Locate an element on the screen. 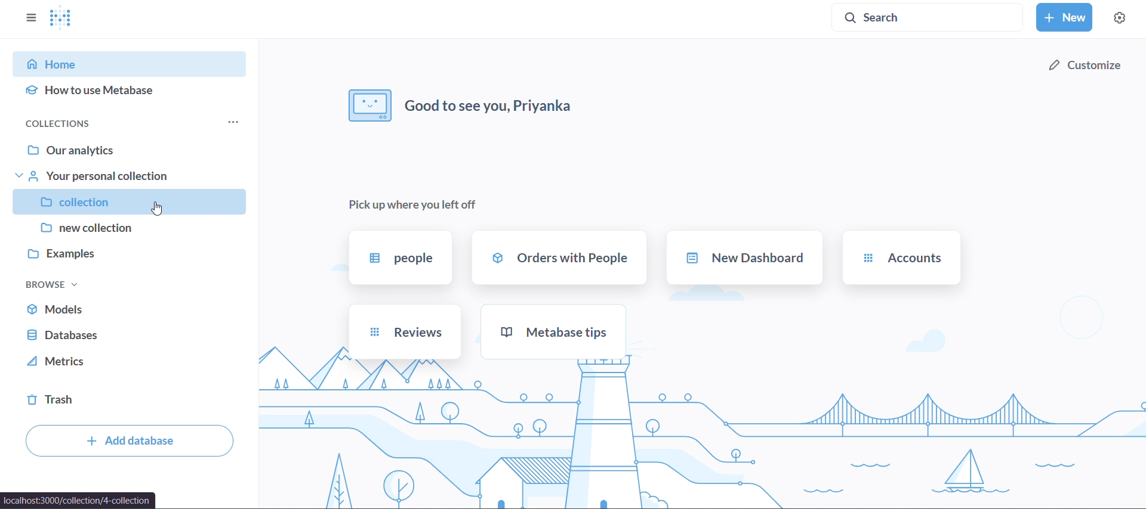  collections is located at coordinates (68, 122).